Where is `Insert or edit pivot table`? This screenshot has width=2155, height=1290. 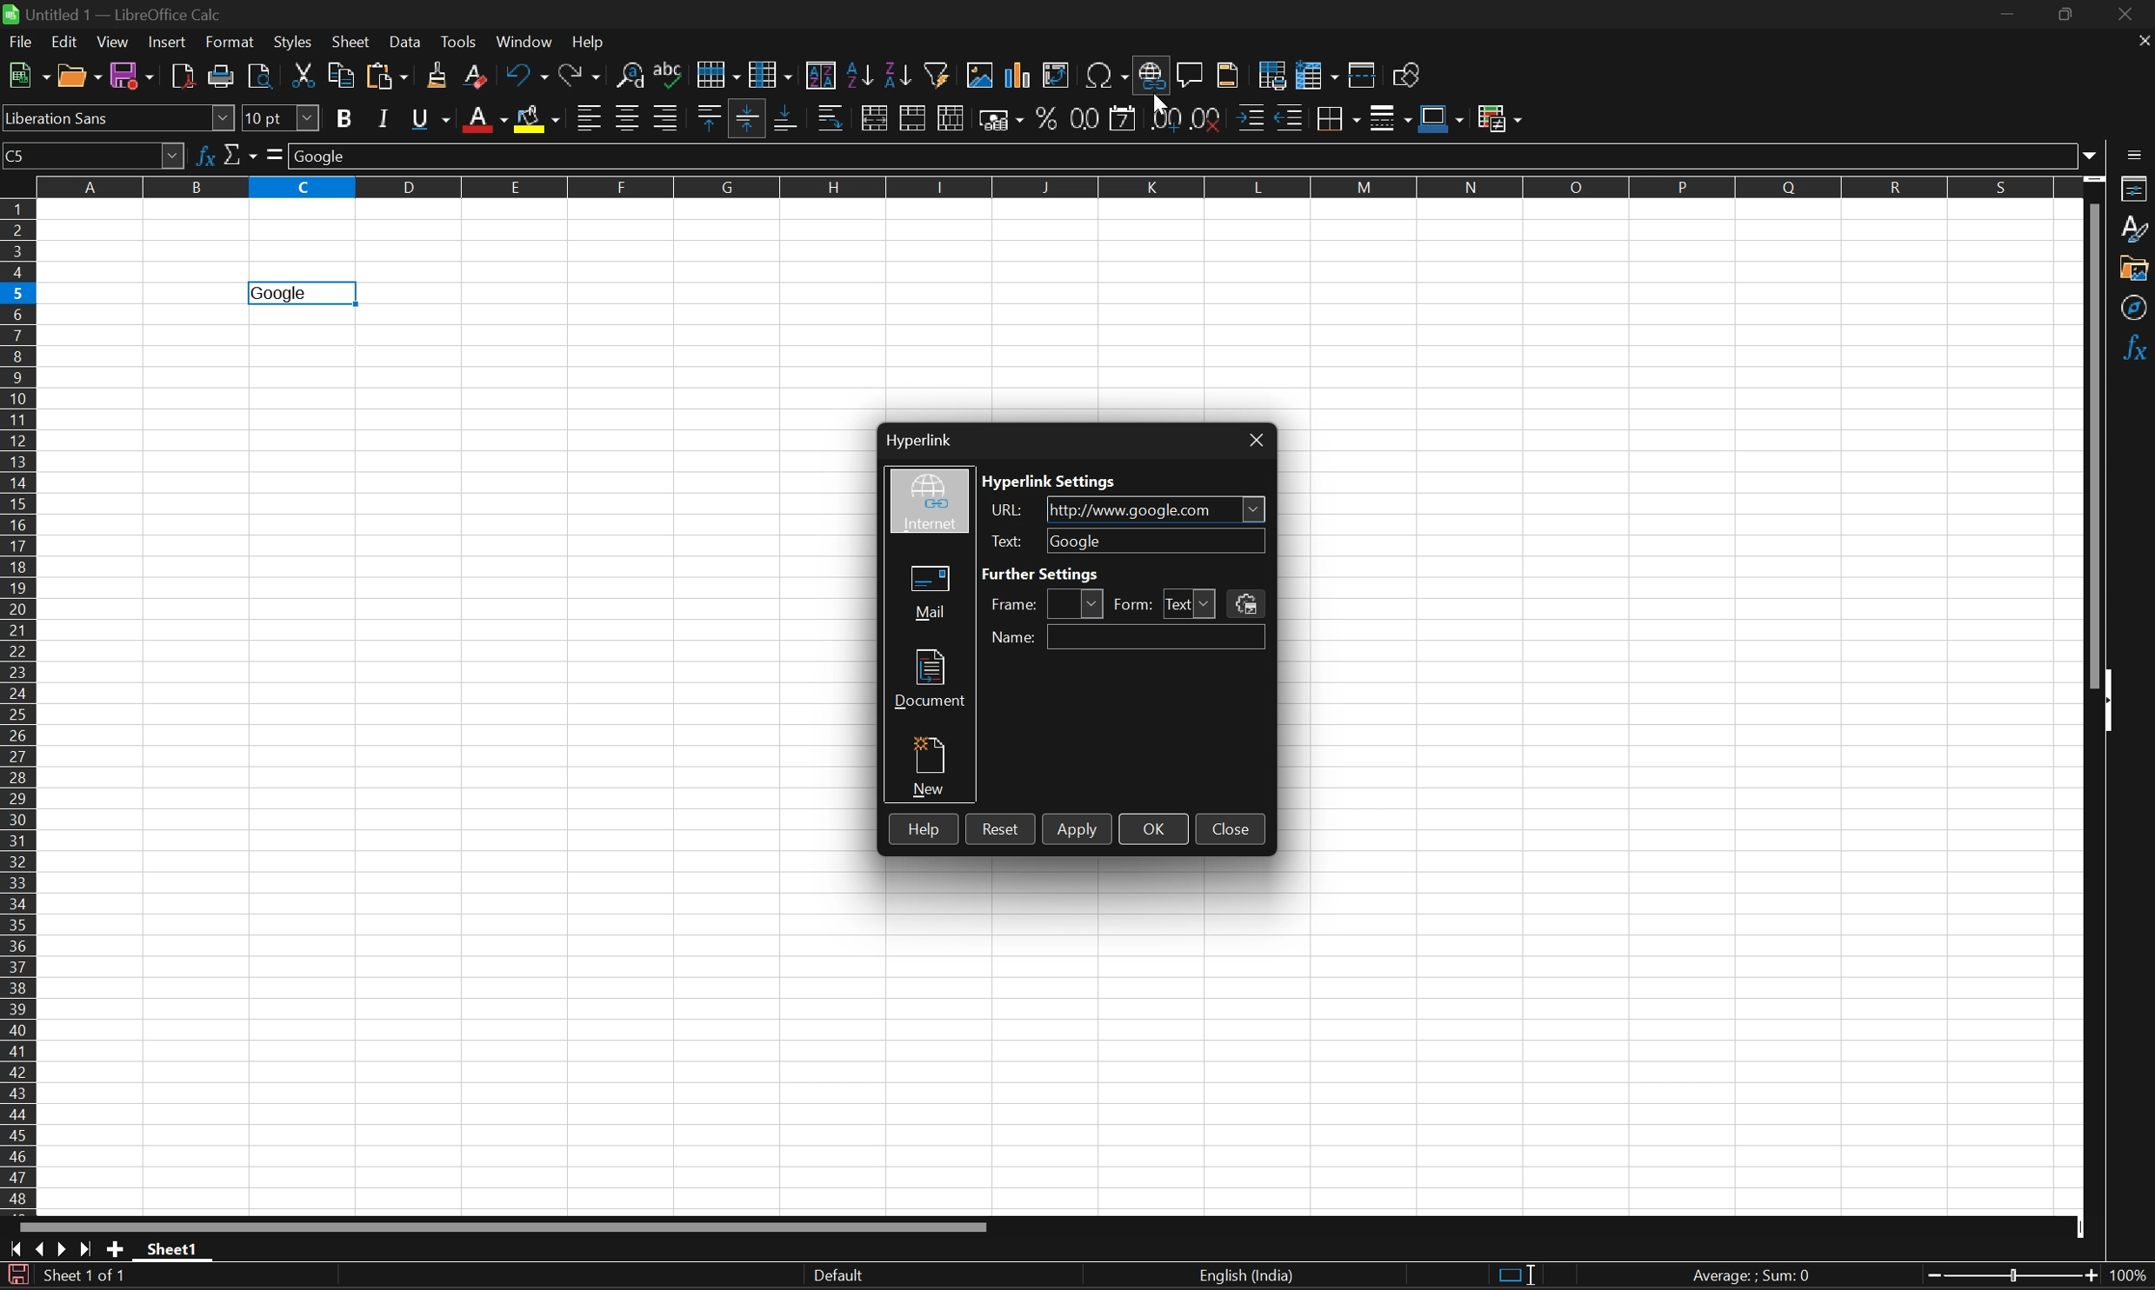 Insert or edit pivot table is located at coordinates (1057, 74).